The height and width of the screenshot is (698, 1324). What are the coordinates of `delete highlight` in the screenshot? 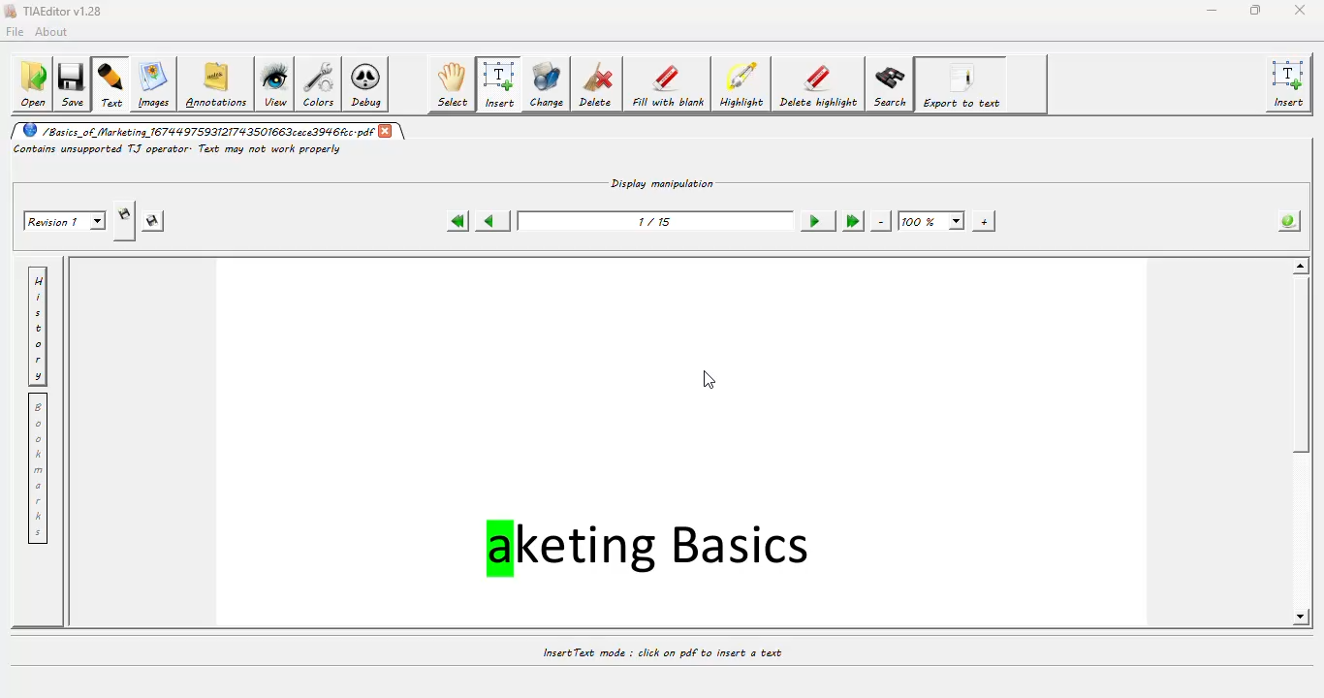 It's located at (819, 84).